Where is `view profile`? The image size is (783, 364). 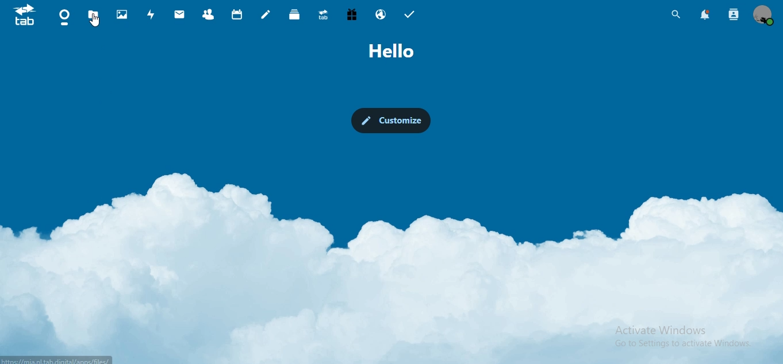
view profile is located at coordinates (763, 15).